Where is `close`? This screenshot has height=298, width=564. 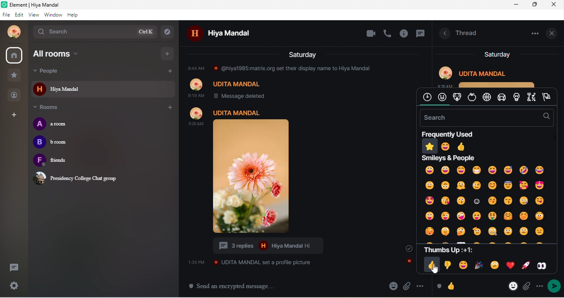
close is located at coordinates (555, 5).